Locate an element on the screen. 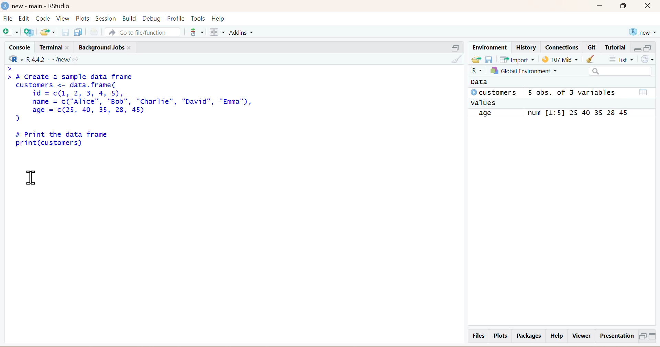 The width and height of the screenshot is (660, 347). View is located at coordinates (63, 18).